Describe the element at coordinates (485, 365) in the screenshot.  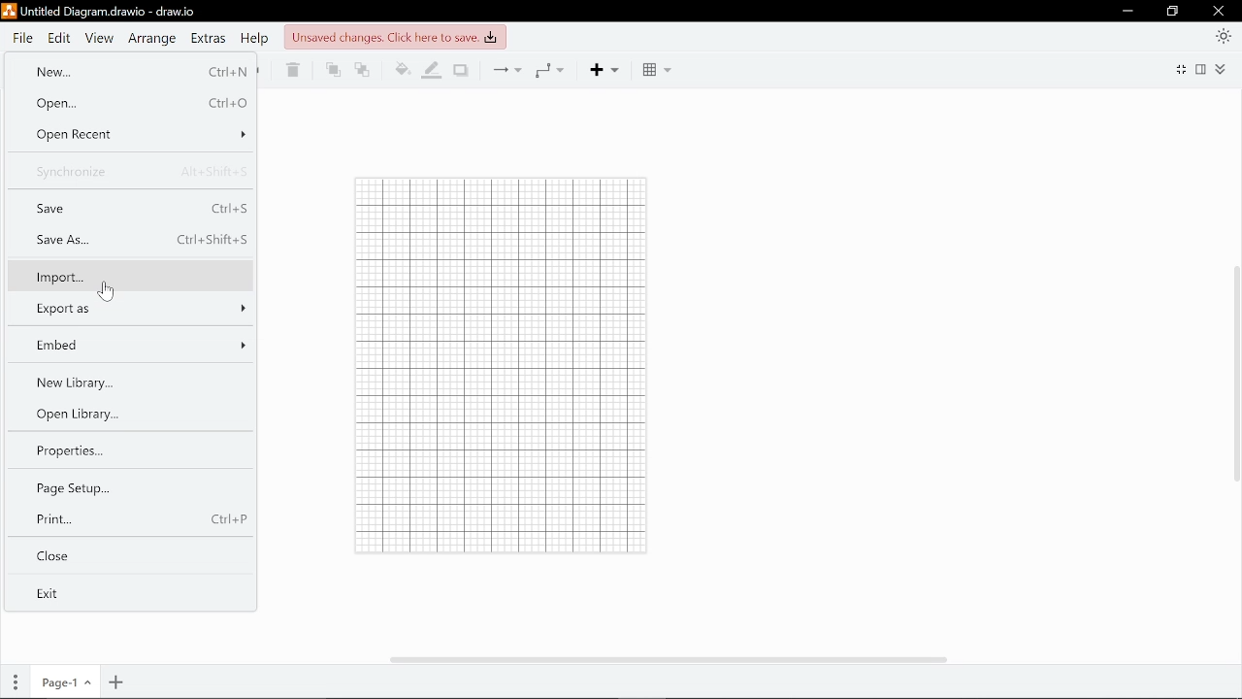
I see `Grid lines` at that location.